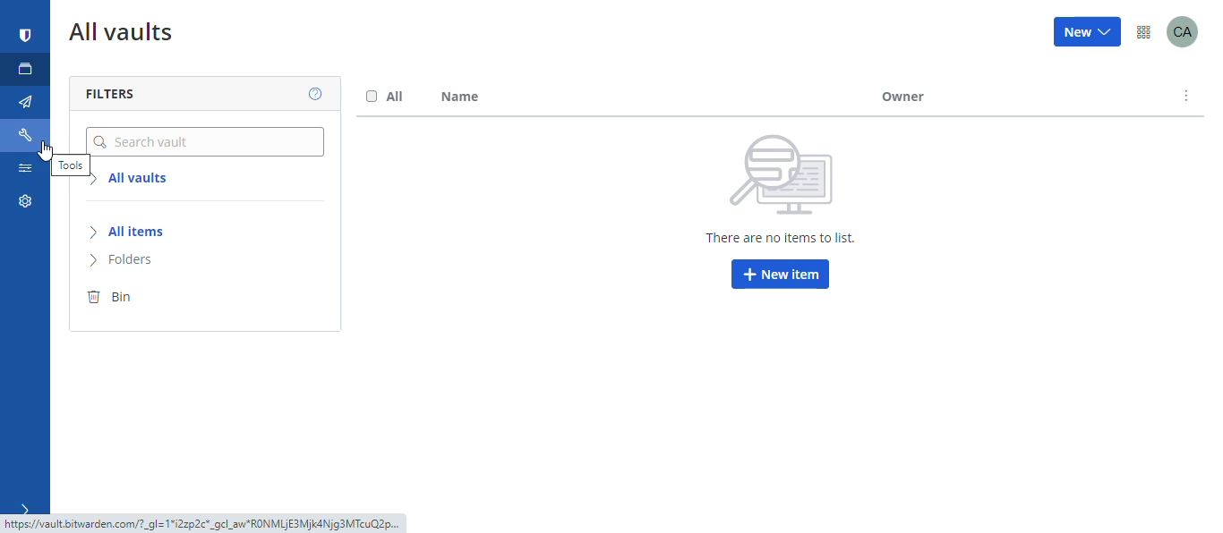 The width and height of the screenshot is (1223, 533). What do you see at coordinates (22, 205) in the screenshot?
I see `settings` at bounding box center [22, 205].